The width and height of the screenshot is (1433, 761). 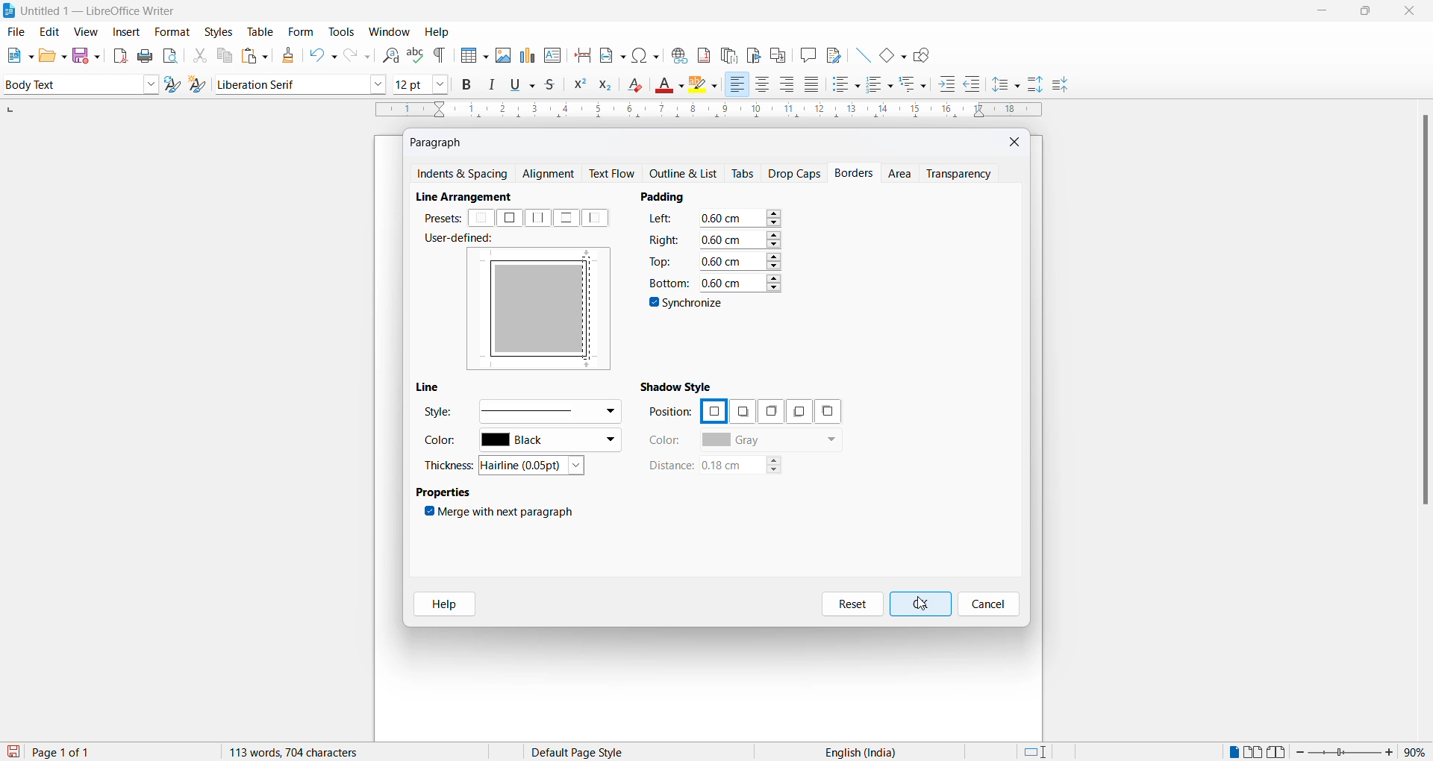 What do you see at coordinates (495, 85) in the screenshot?
I see `italic` at bounding box center [495, 85].